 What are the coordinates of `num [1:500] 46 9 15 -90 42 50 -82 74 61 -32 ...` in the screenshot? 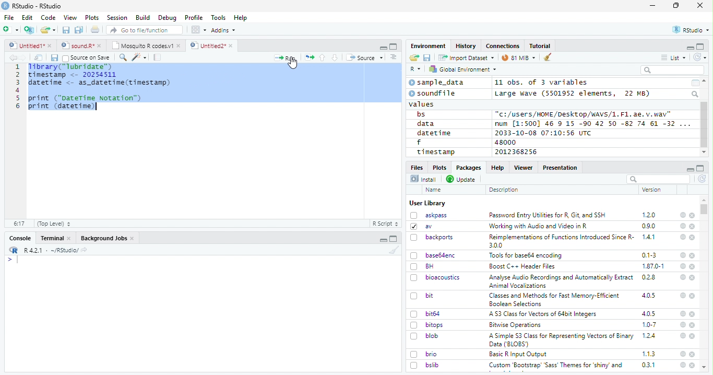 It's located at (592, 123).